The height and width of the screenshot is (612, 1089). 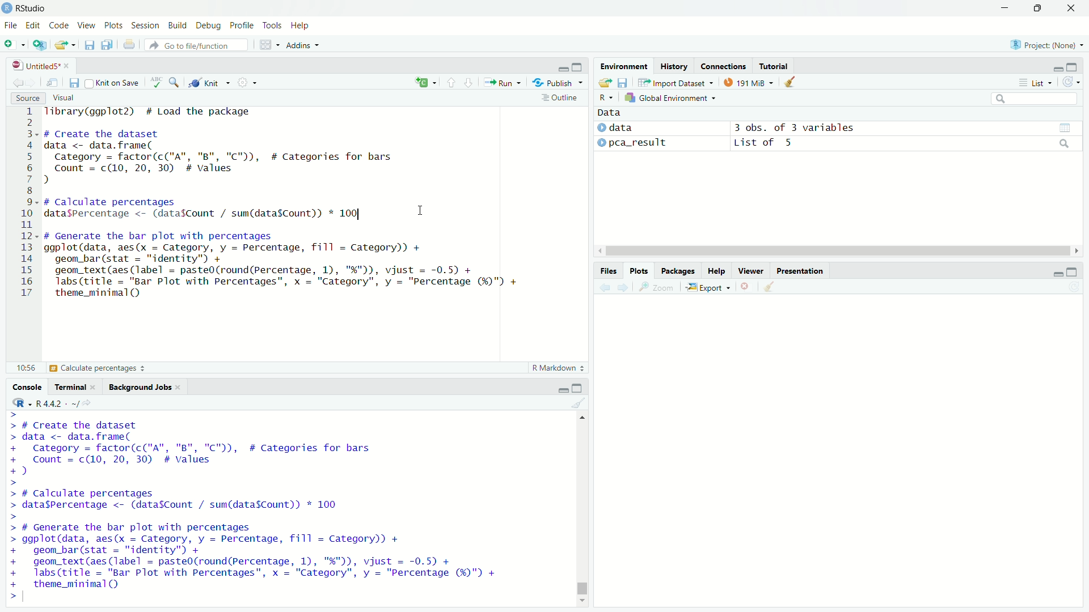 I want to click on open an existing file, so click(x=65, y=45).